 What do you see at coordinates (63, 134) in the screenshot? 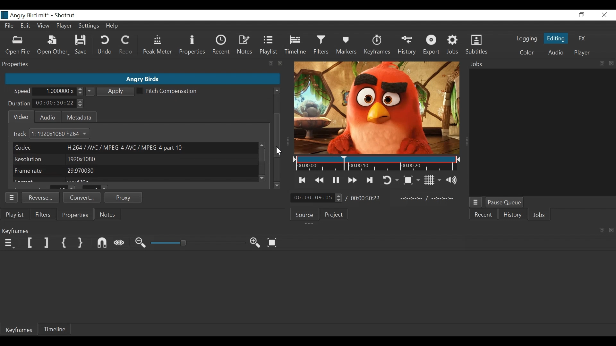
I see `Track Size` at bounding box center [63, 134].